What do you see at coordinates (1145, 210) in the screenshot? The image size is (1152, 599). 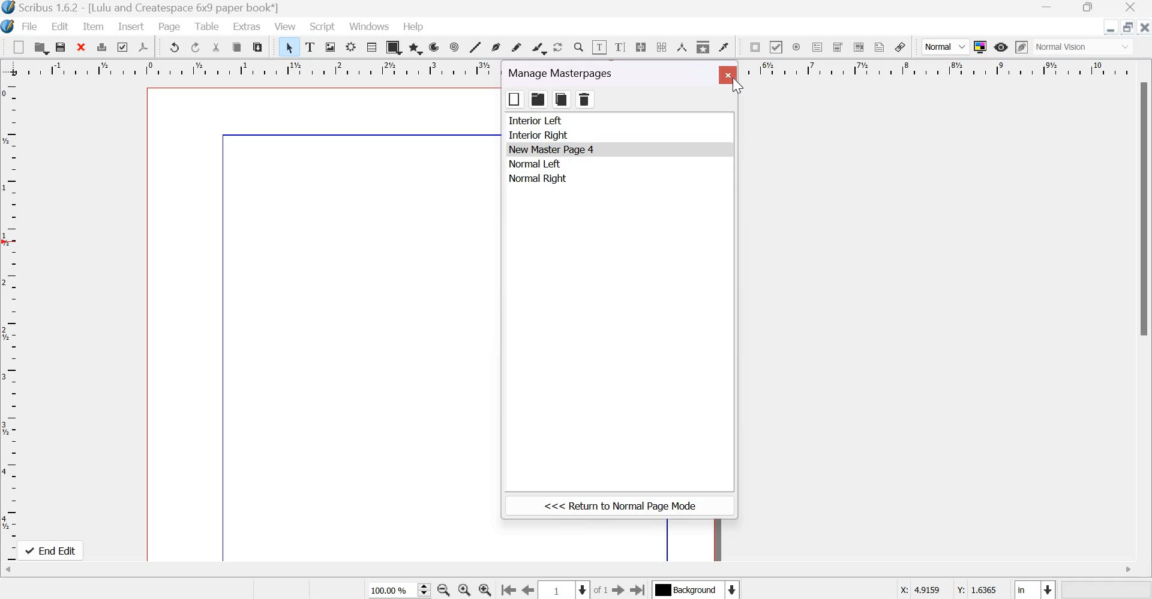 I see `scroll bar` at bounding box center [1145, 210].